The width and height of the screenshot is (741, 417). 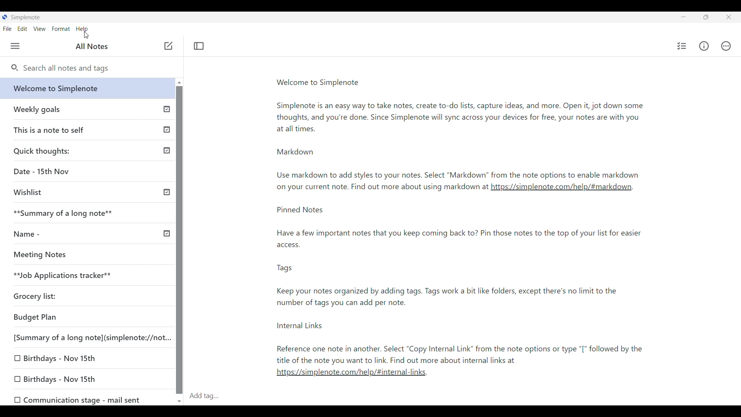 What do you see at coordinates (563, 188) in the screenshot?
I see `https://simplenote.com/help/#markdown` at bounding box center [563, 188].